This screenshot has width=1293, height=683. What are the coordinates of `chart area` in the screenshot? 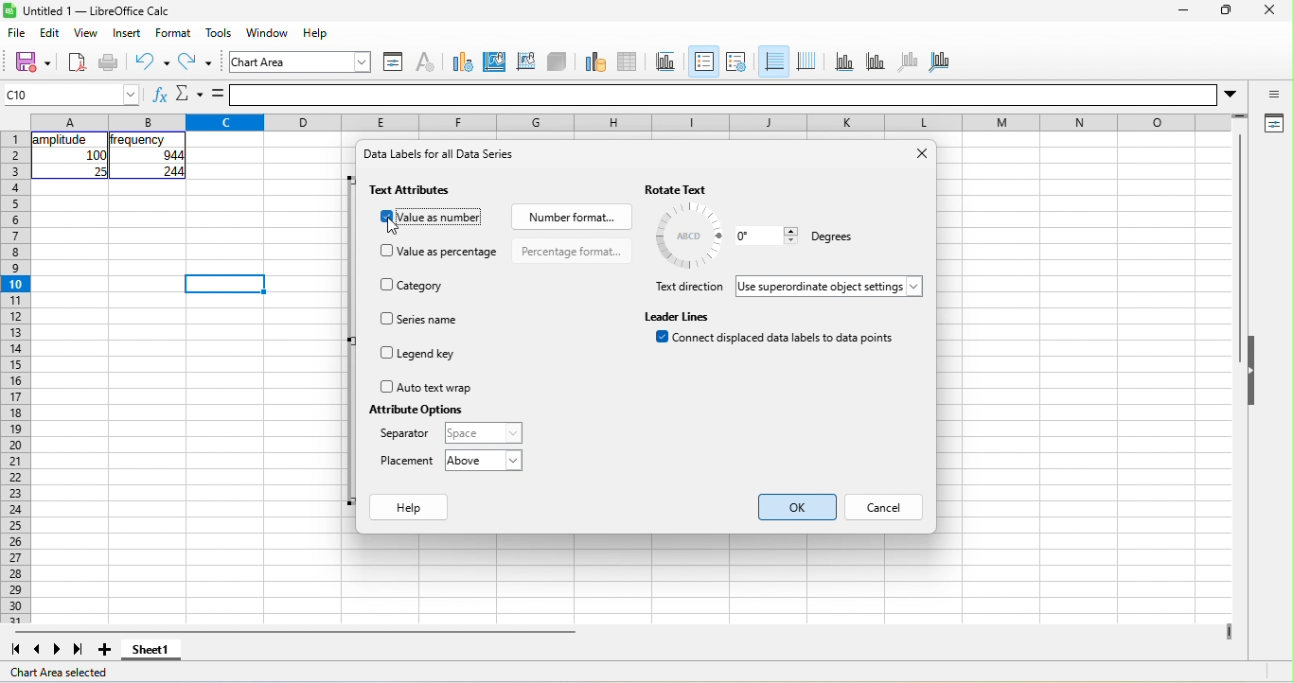 It's located at (495, 60).